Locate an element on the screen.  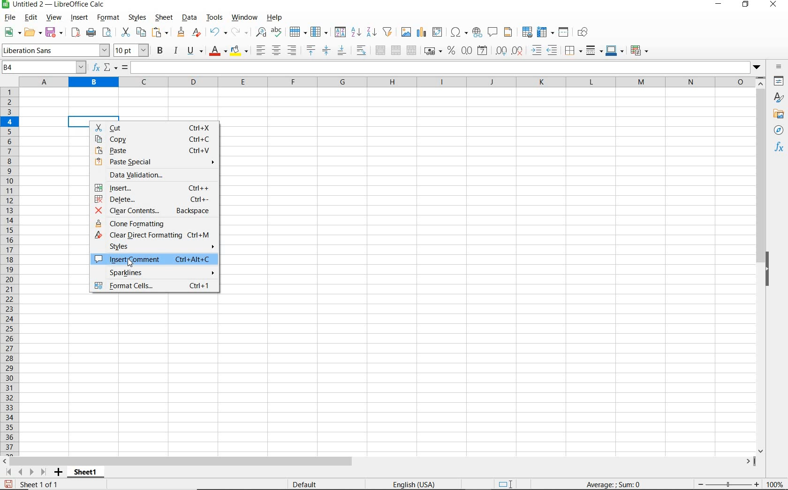
styles is located at coordinates (139, 17).